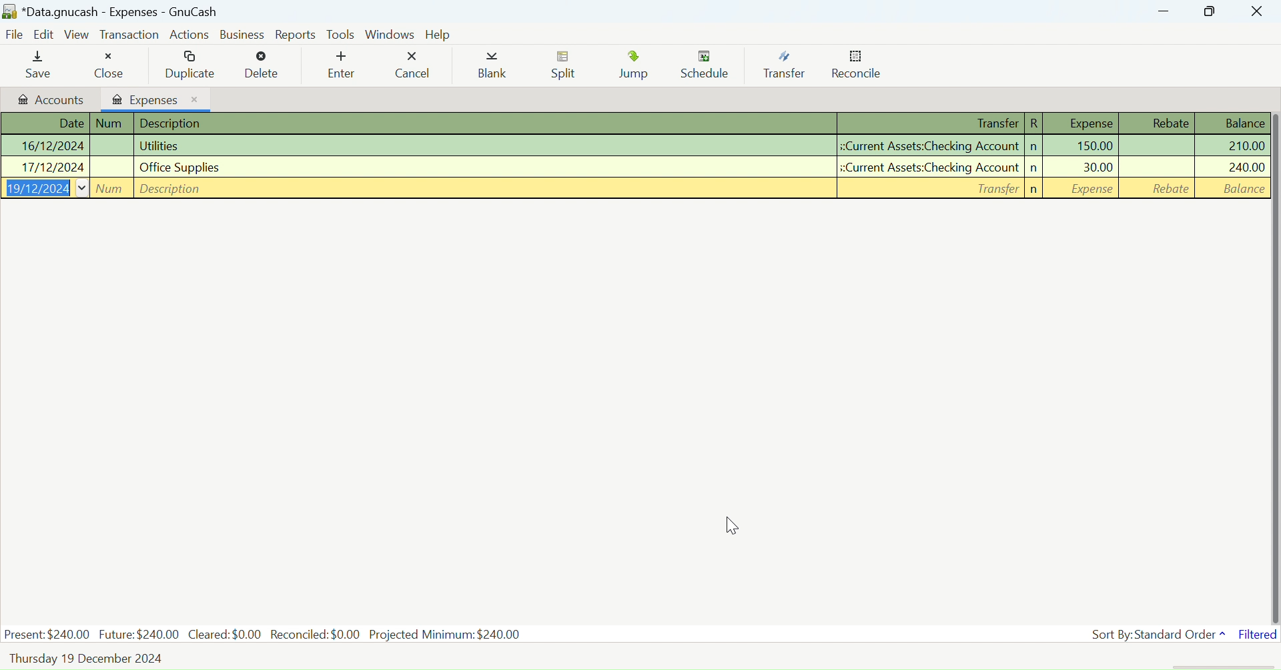  What do you see at coordinates (492, 68) in the screenshot?
I see `Blank` at bounding box center [492, 68].